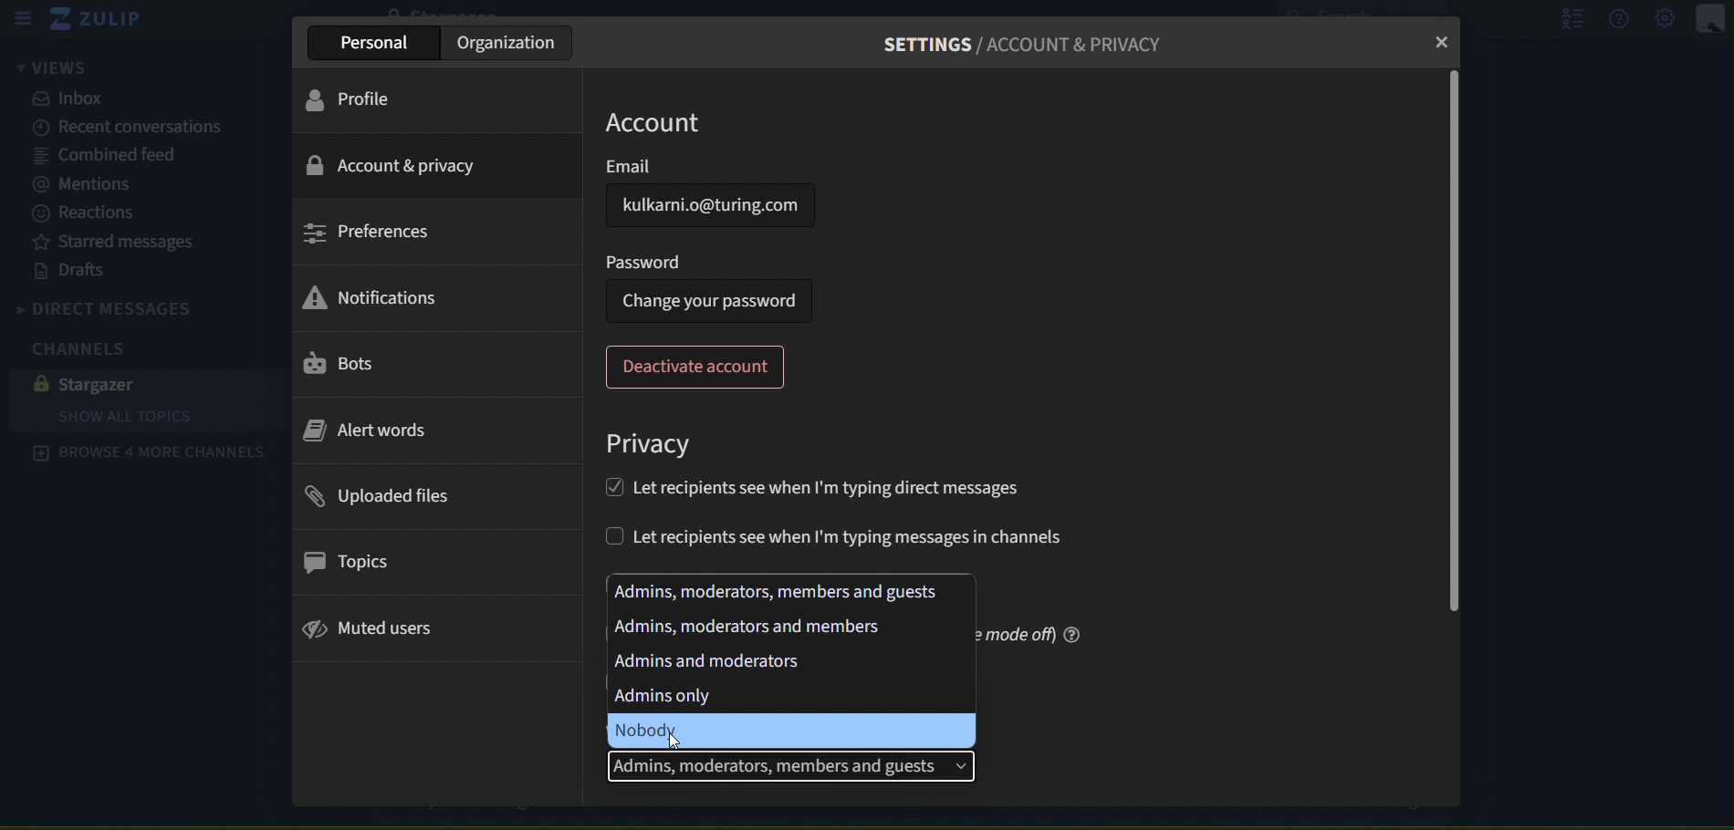 The width and height of the screenshot is (1734, 830). I want to click on channels, so click(91, 347).